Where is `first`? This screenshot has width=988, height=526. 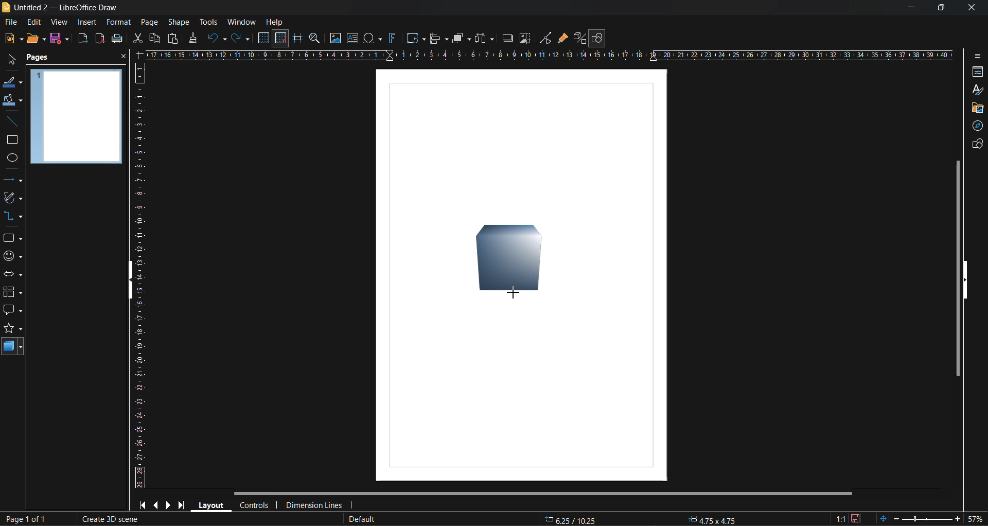 first is located at coordinates (145, 505).